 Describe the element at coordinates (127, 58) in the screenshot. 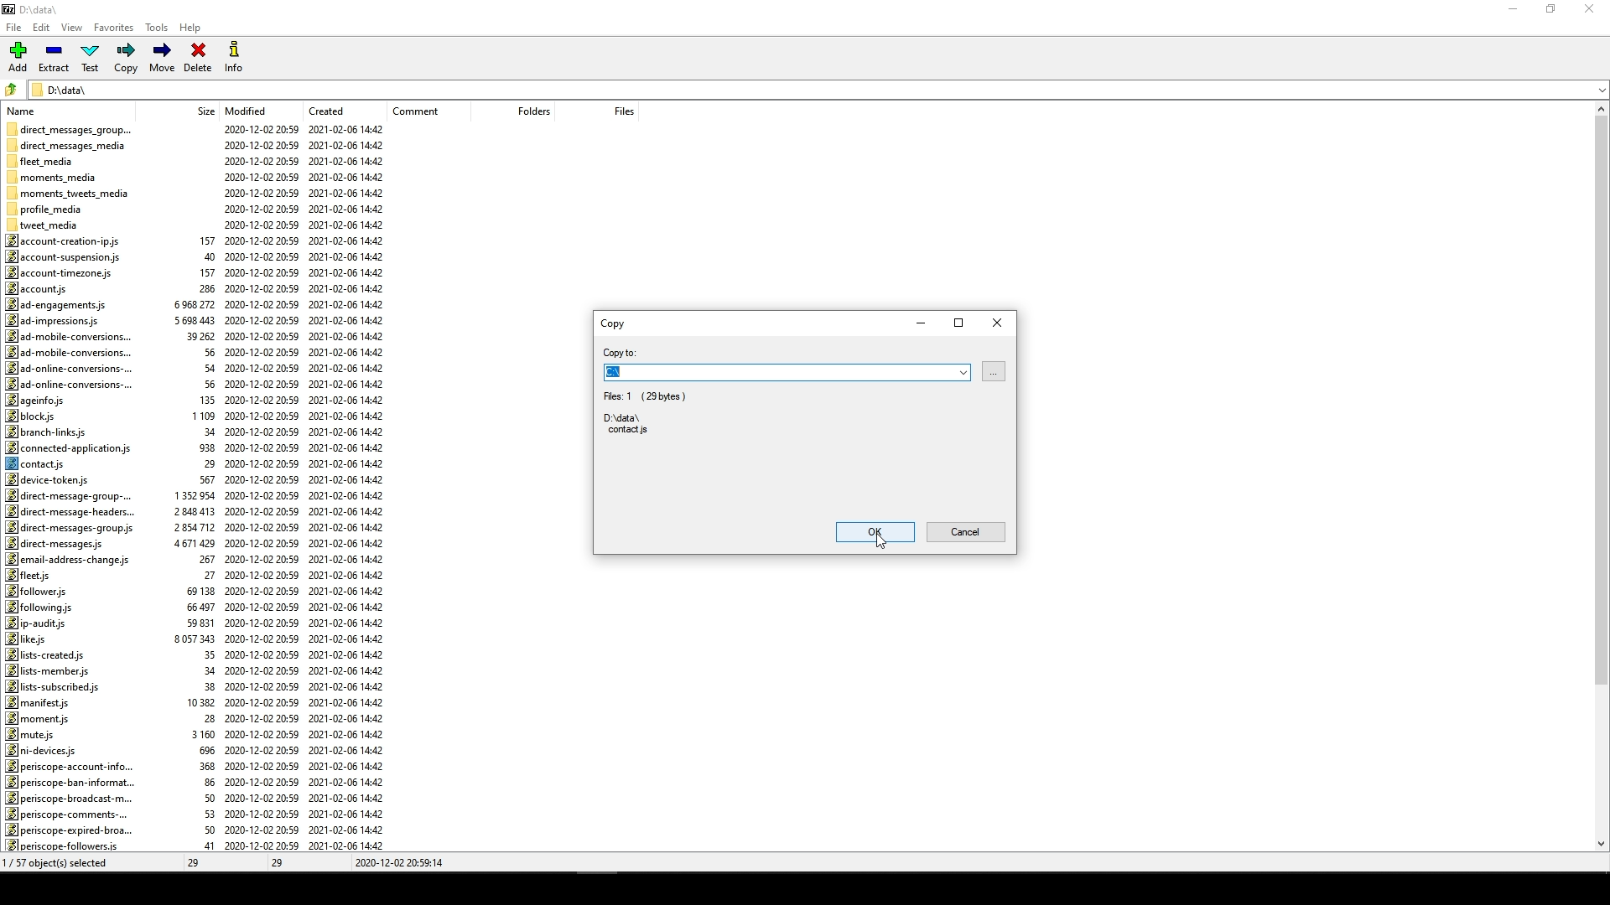

I see `Copy` at that location.